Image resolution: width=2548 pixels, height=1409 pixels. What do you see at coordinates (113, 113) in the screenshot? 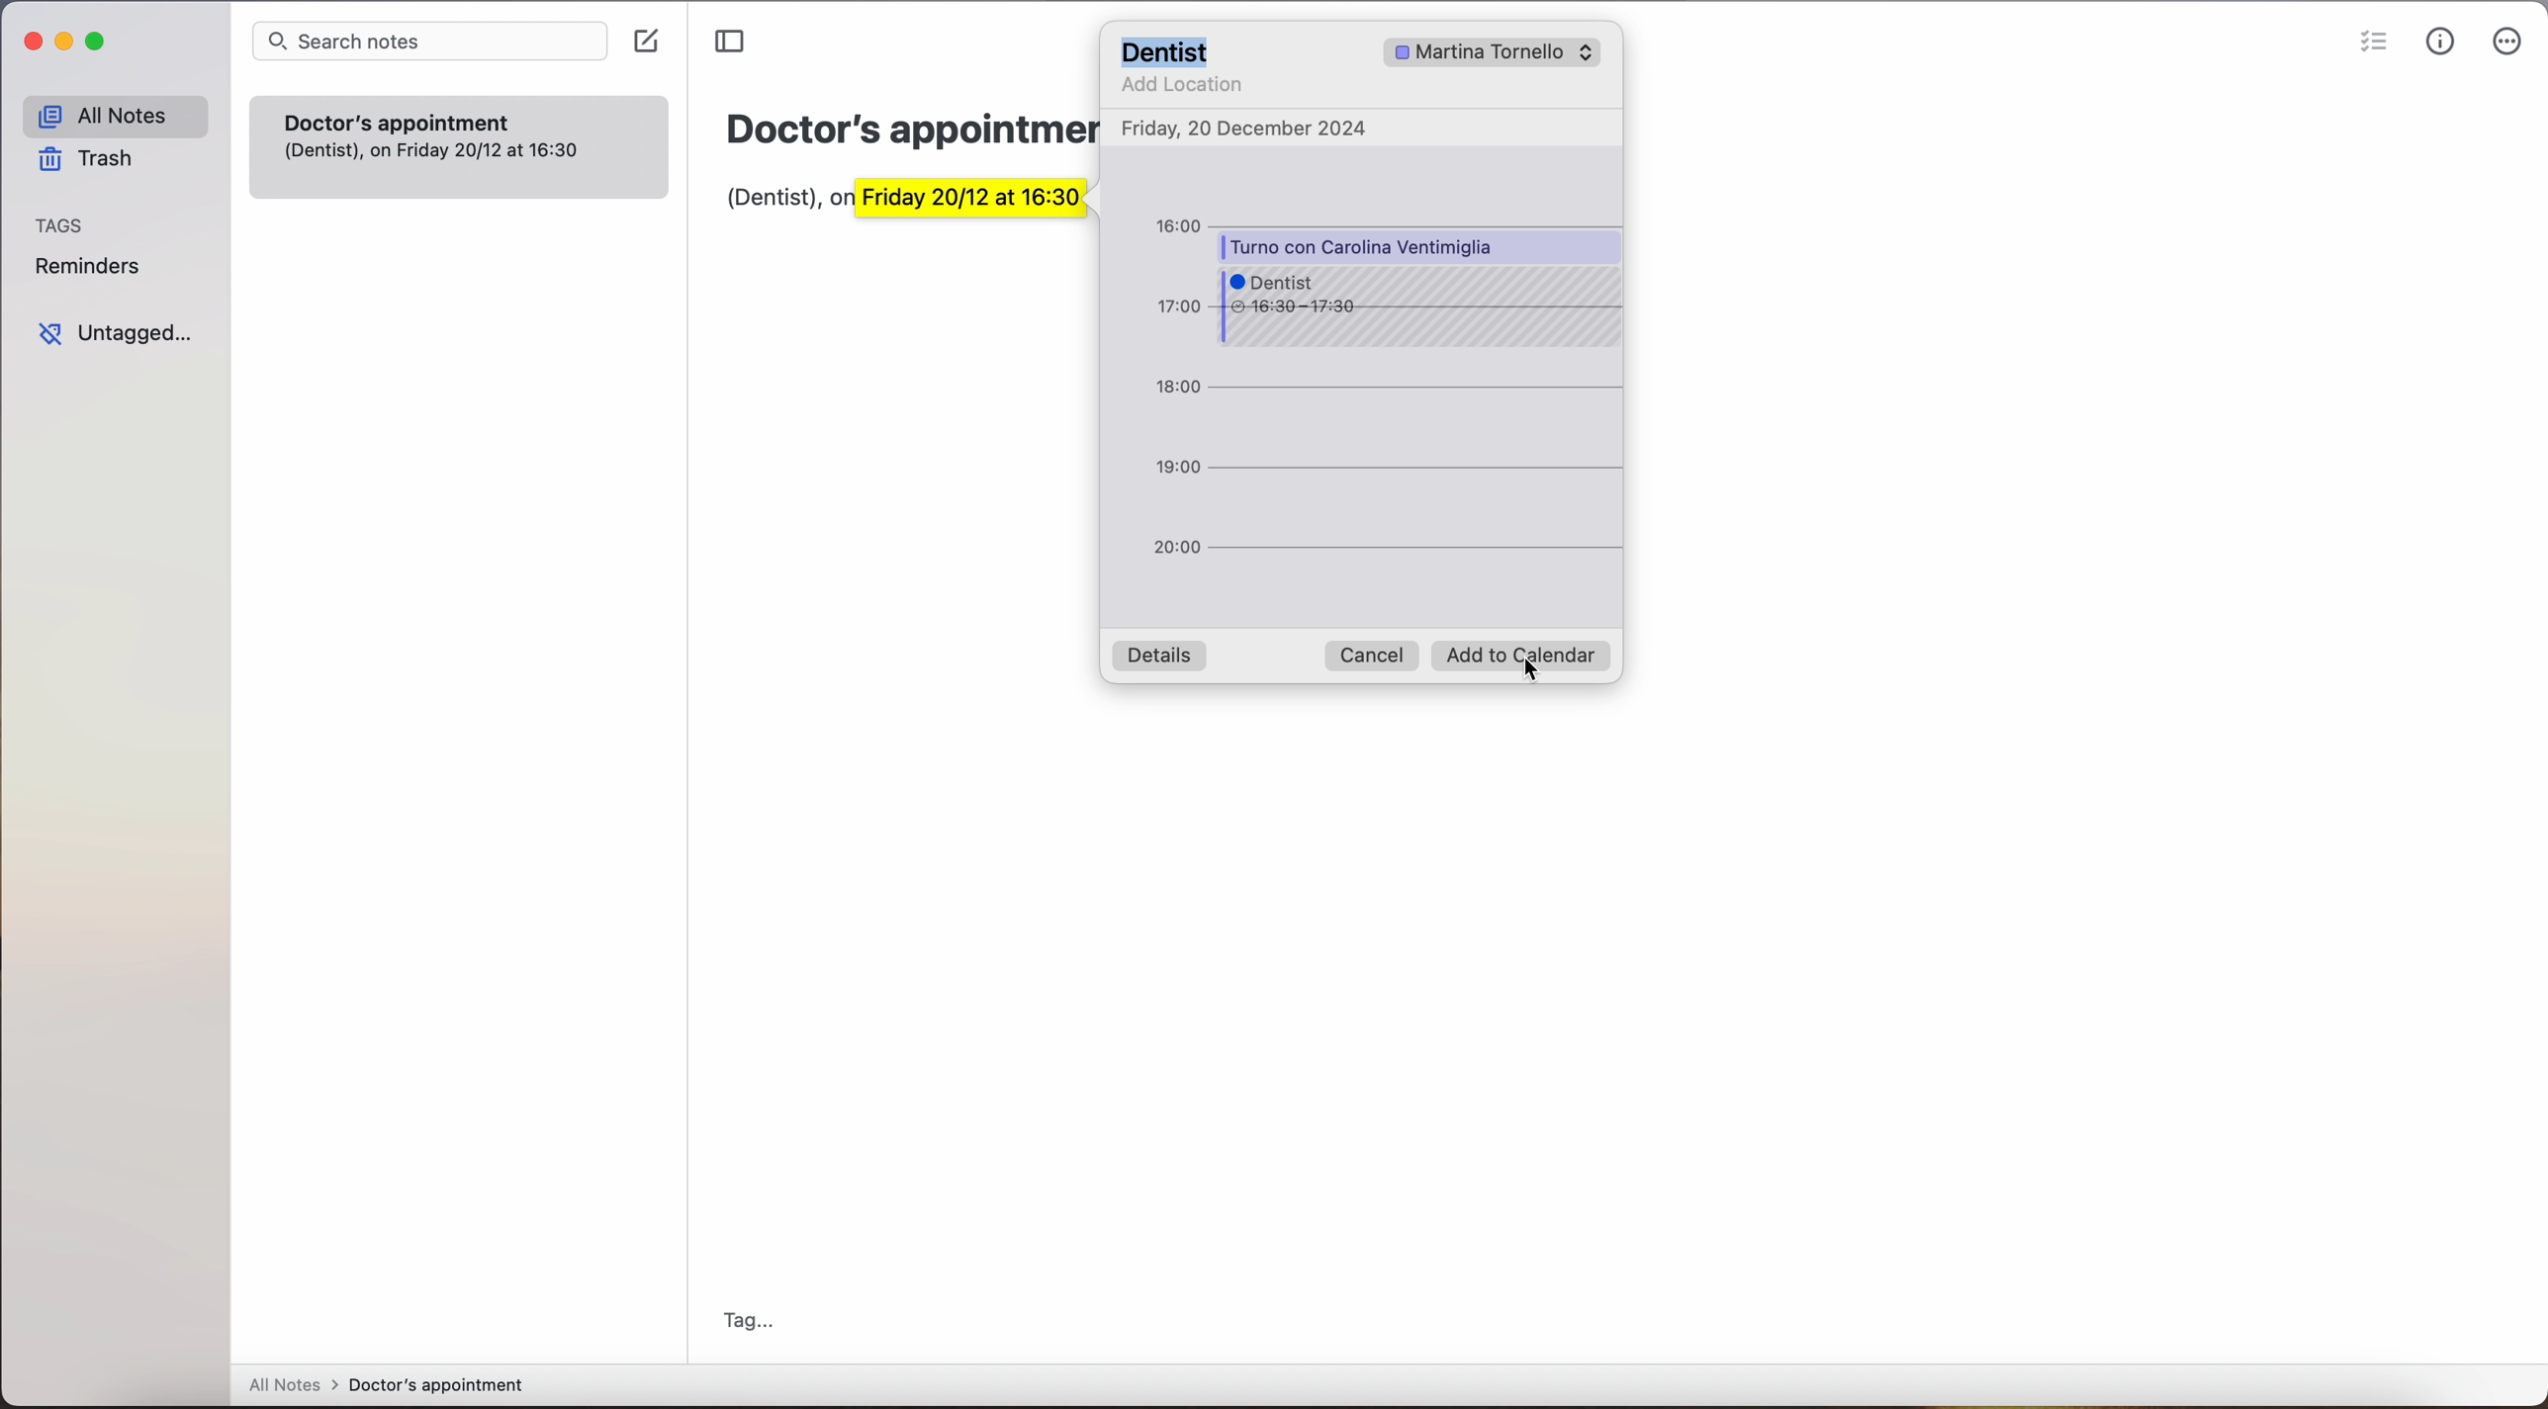
I see `All Notes` at bounding box center [113, 113].